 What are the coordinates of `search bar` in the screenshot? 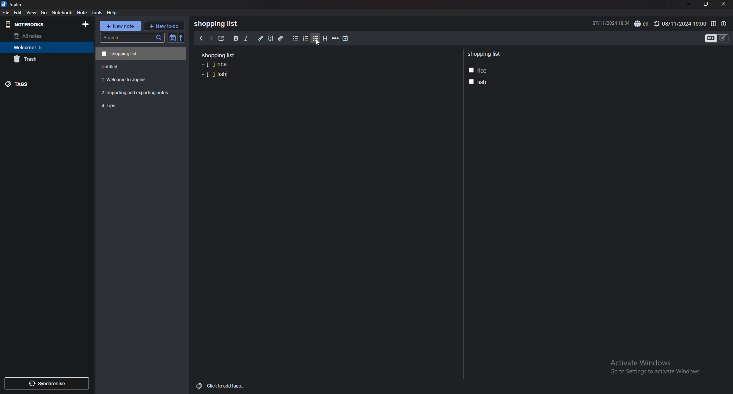 It's located at (132, 38).